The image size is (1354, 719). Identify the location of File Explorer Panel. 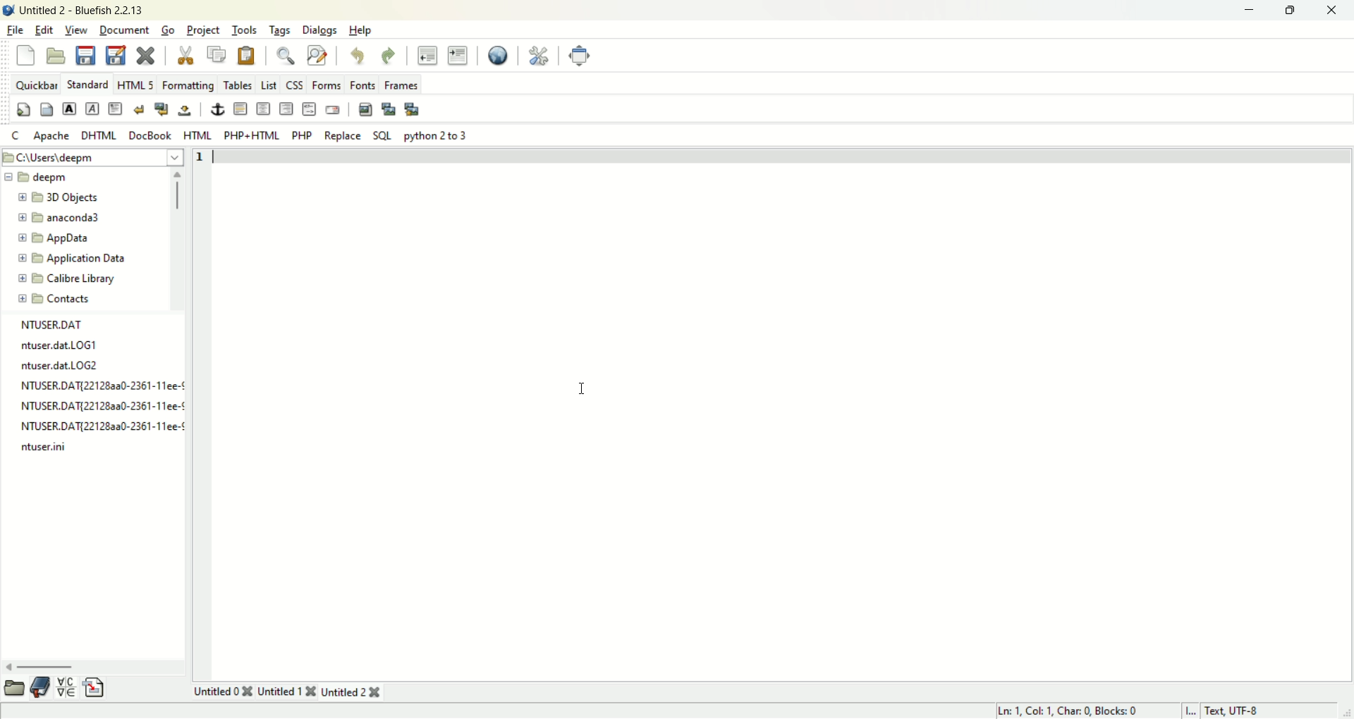
(98, 386).